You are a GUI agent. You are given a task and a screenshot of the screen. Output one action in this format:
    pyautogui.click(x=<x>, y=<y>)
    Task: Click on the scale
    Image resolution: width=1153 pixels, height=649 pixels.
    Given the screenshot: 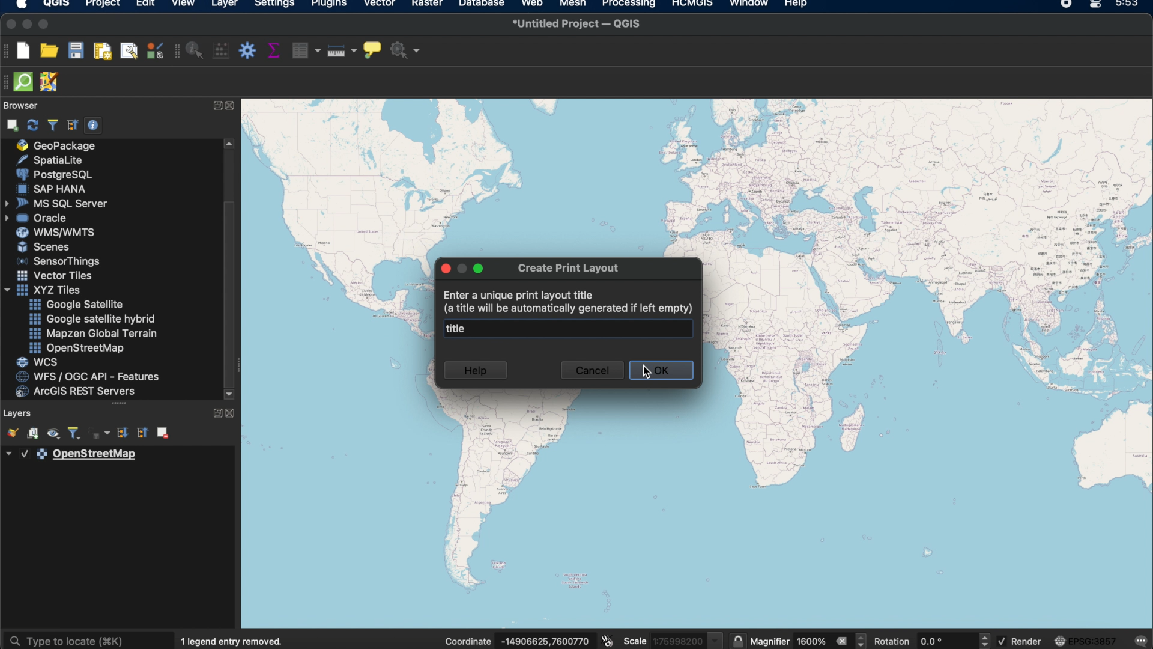 What is the action you would take?
    pyautogui.click(x=675, y=639)
    